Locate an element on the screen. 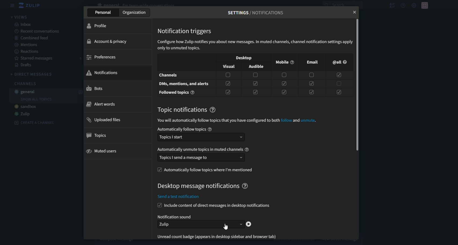 The height and width of the screenshot is (245, 458). checkbox is located at coordinates (339, 91).